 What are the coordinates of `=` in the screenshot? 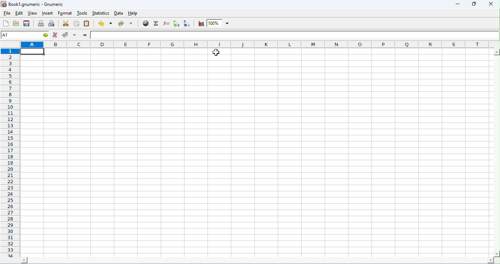 It's located at (85, 35).